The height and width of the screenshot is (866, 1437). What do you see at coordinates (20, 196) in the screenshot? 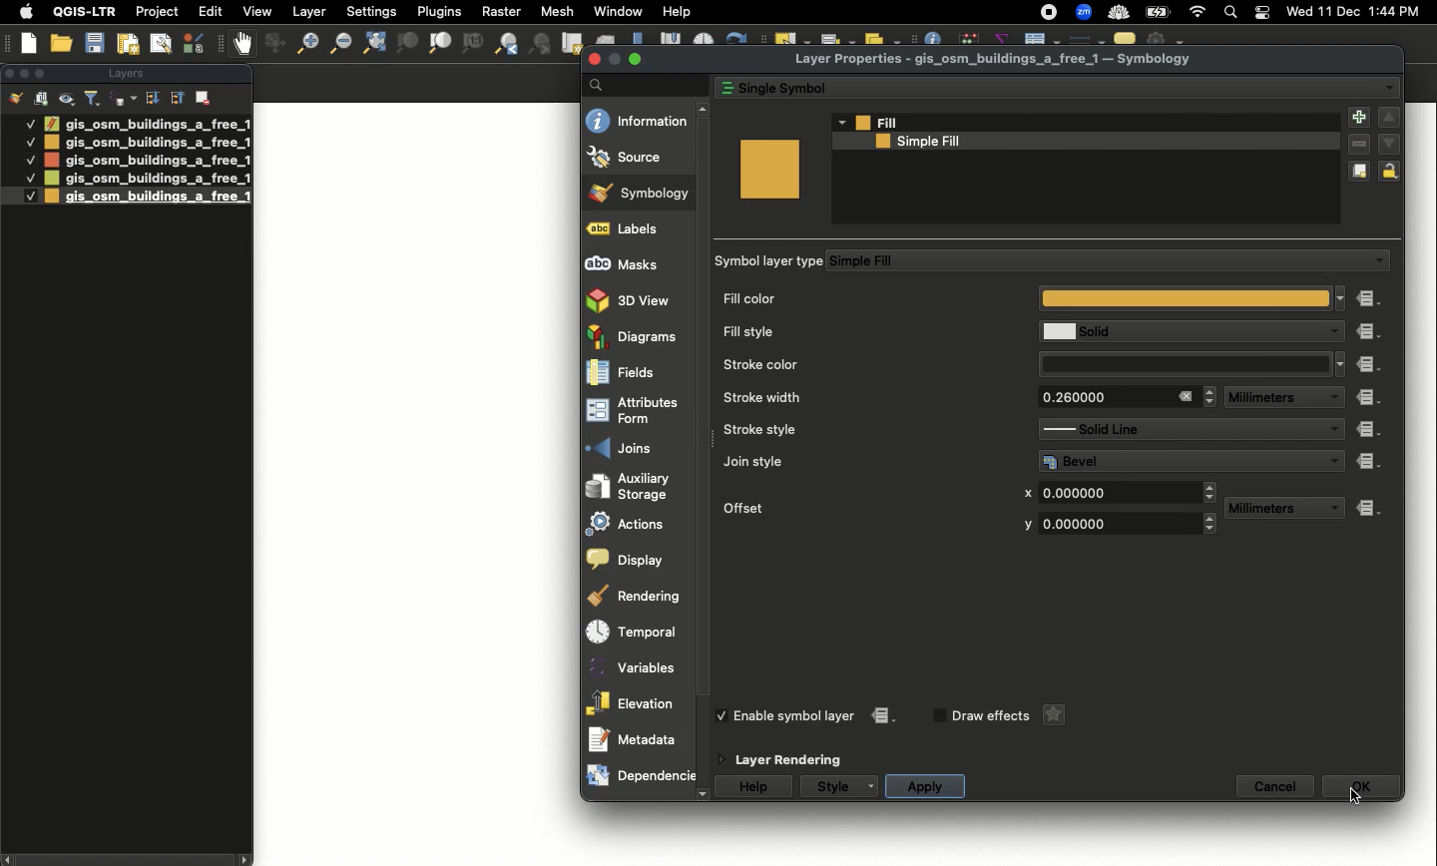
I see `Checked` at bounding box center [20, 196].